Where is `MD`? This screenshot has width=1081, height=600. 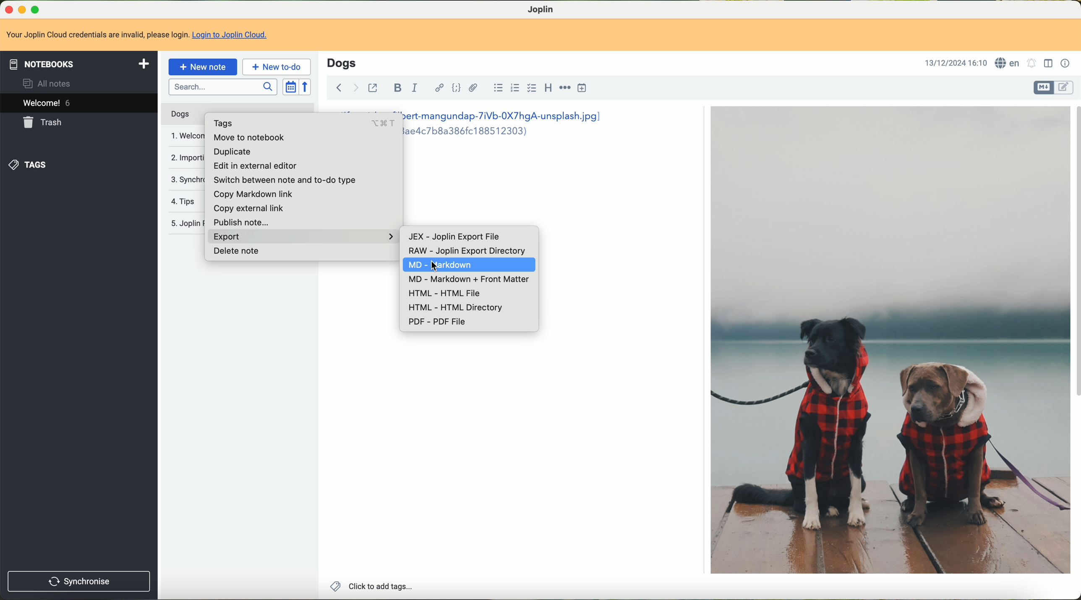
MD is located at coordinates (411, 265).